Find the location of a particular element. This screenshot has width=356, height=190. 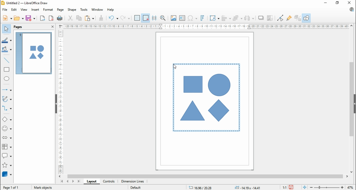

pages is located at coordinates (19, 27).